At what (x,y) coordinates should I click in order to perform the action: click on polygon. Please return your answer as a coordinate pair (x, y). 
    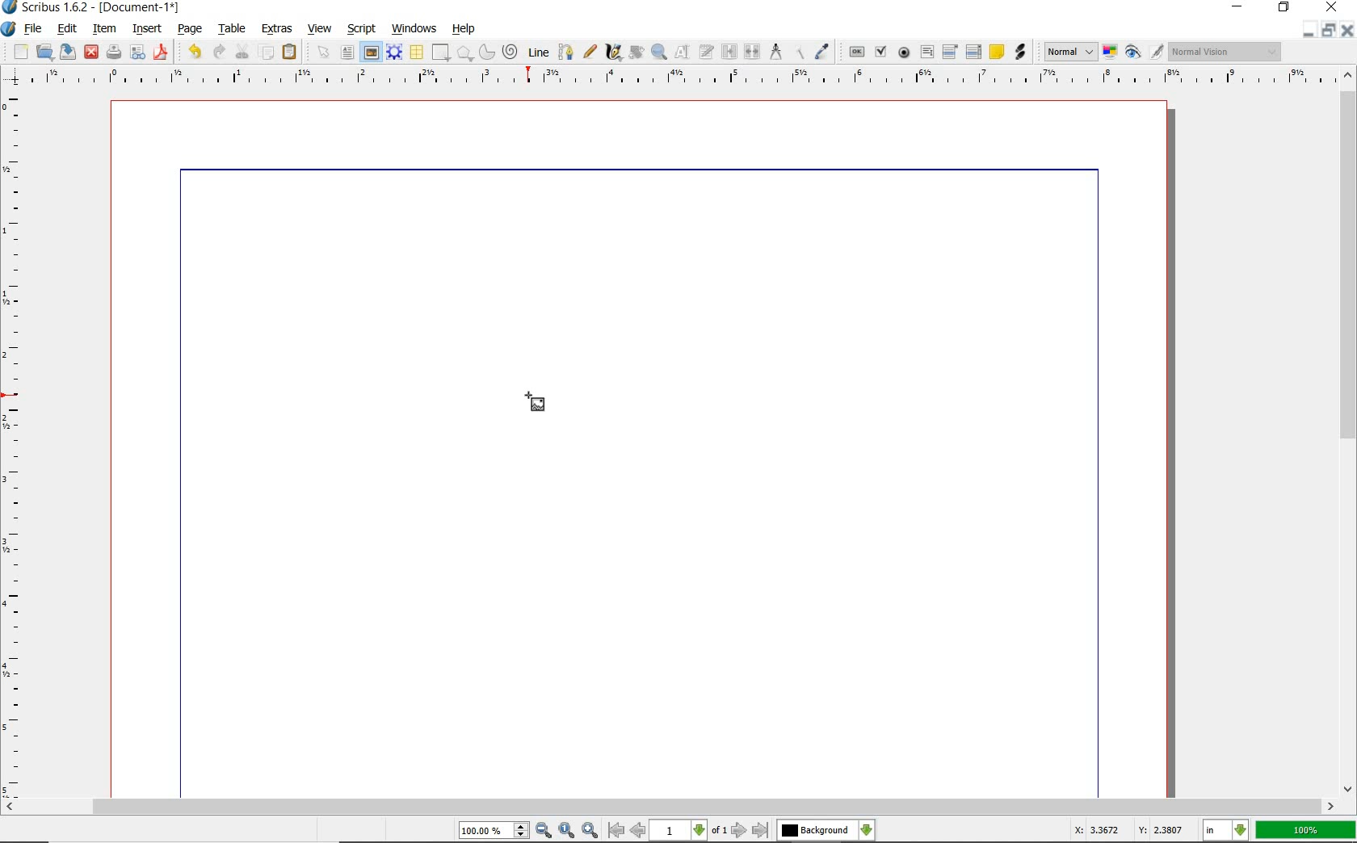
    Looking at the image, I should click on (465, 52).